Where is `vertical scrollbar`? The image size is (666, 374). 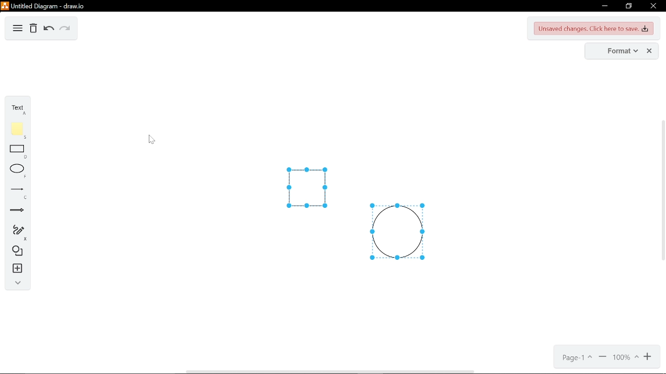 vertical scrollbar is located at coordinates (662, 189).